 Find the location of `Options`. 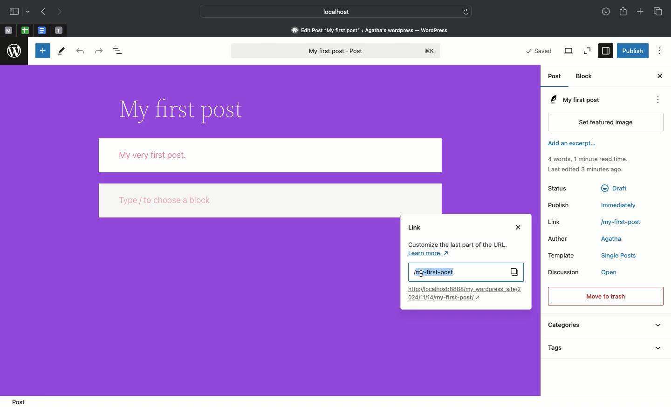

Options is located at coordinates (661, 50).